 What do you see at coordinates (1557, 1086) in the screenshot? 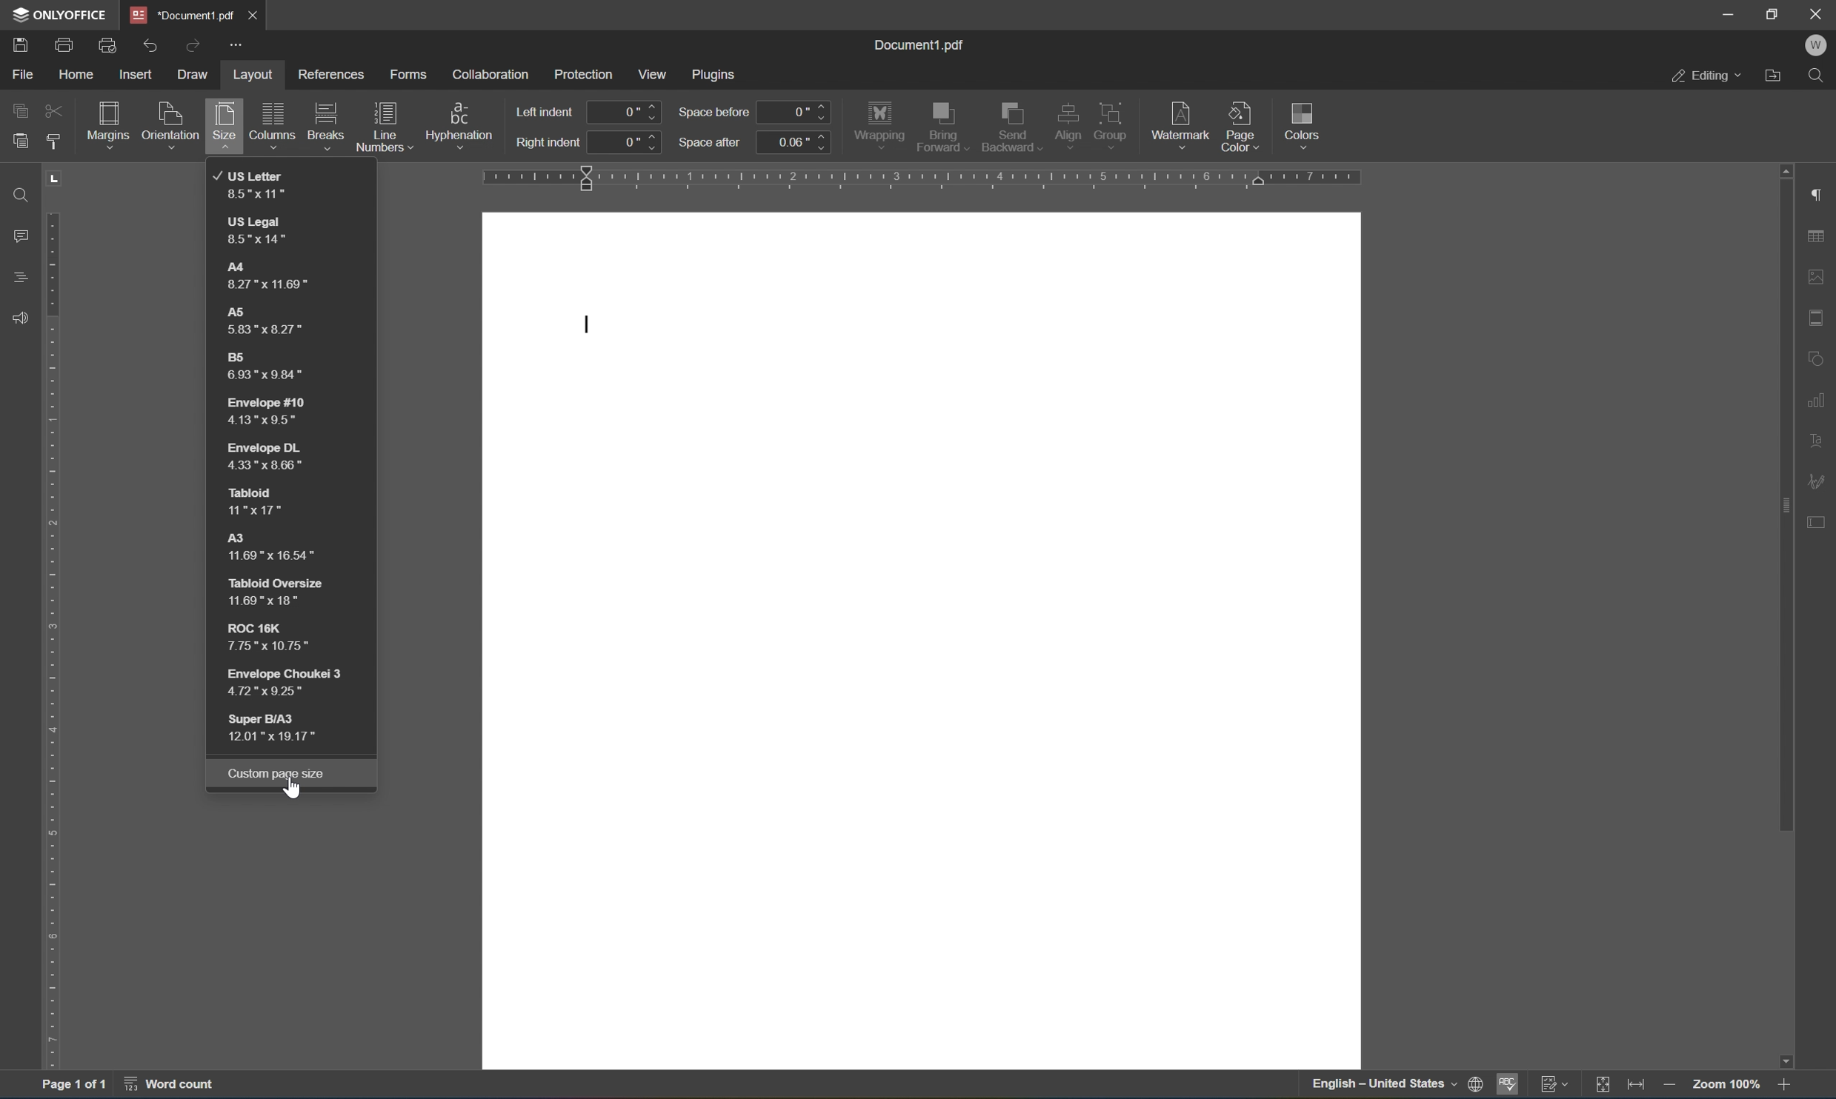
I see `track changes` at bounding box center [1557, 1086].